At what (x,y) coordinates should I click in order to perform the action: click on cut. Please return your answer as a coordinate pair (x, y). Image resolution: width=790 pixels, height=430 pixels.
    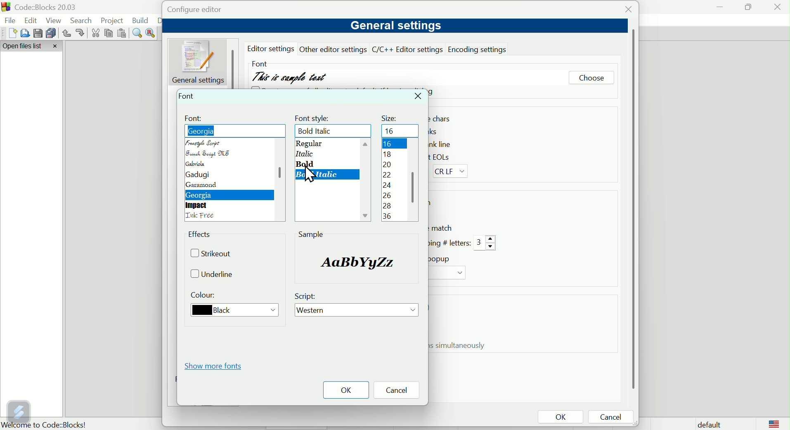
    Looking at the image, I should click on (96, 33).